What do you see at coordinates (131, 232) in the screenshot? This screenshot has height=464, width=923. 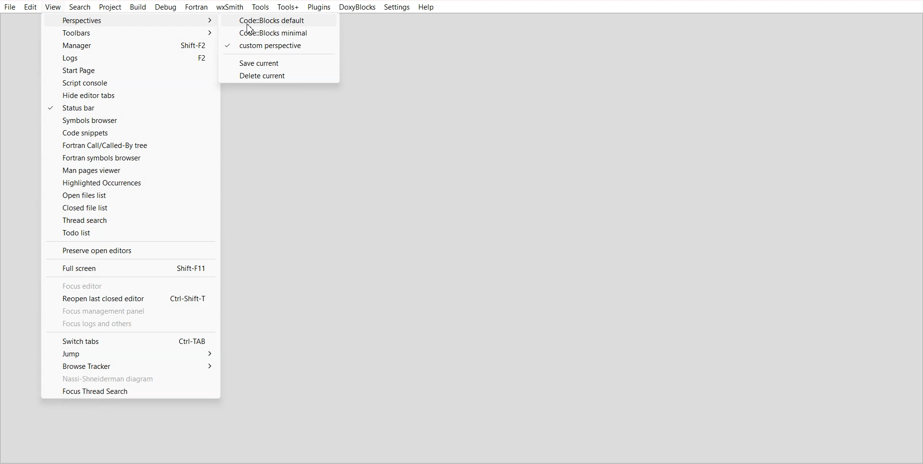 I see `Todo list` at bounding box center [131, 232].